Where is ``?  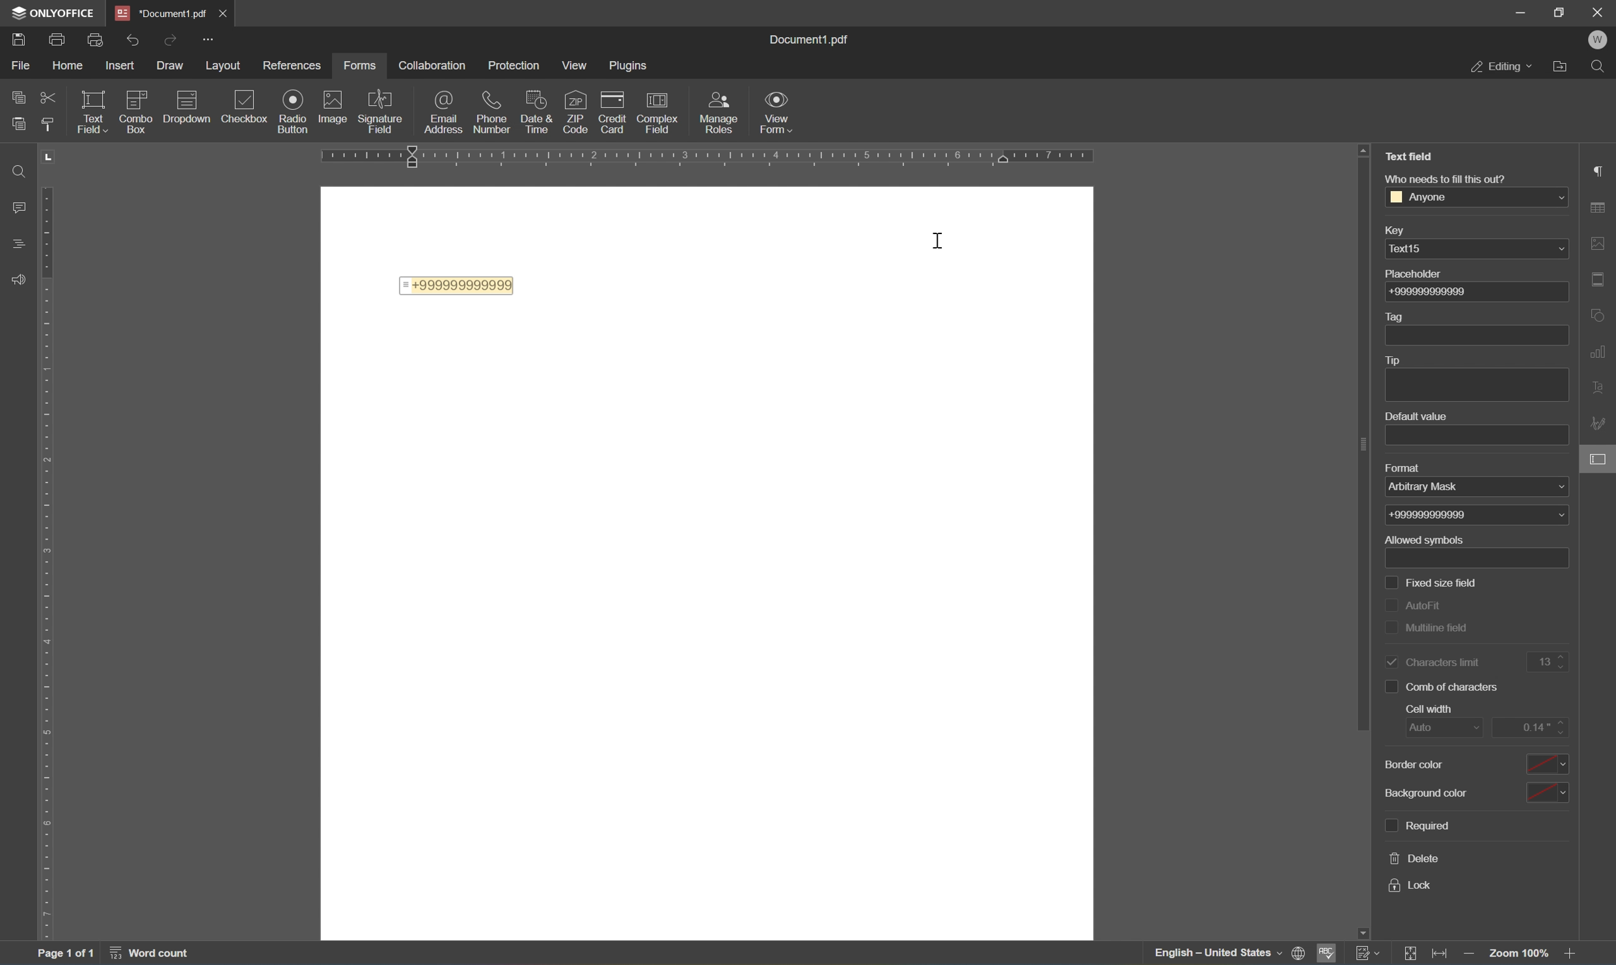  is located at coordinates (576, 65).